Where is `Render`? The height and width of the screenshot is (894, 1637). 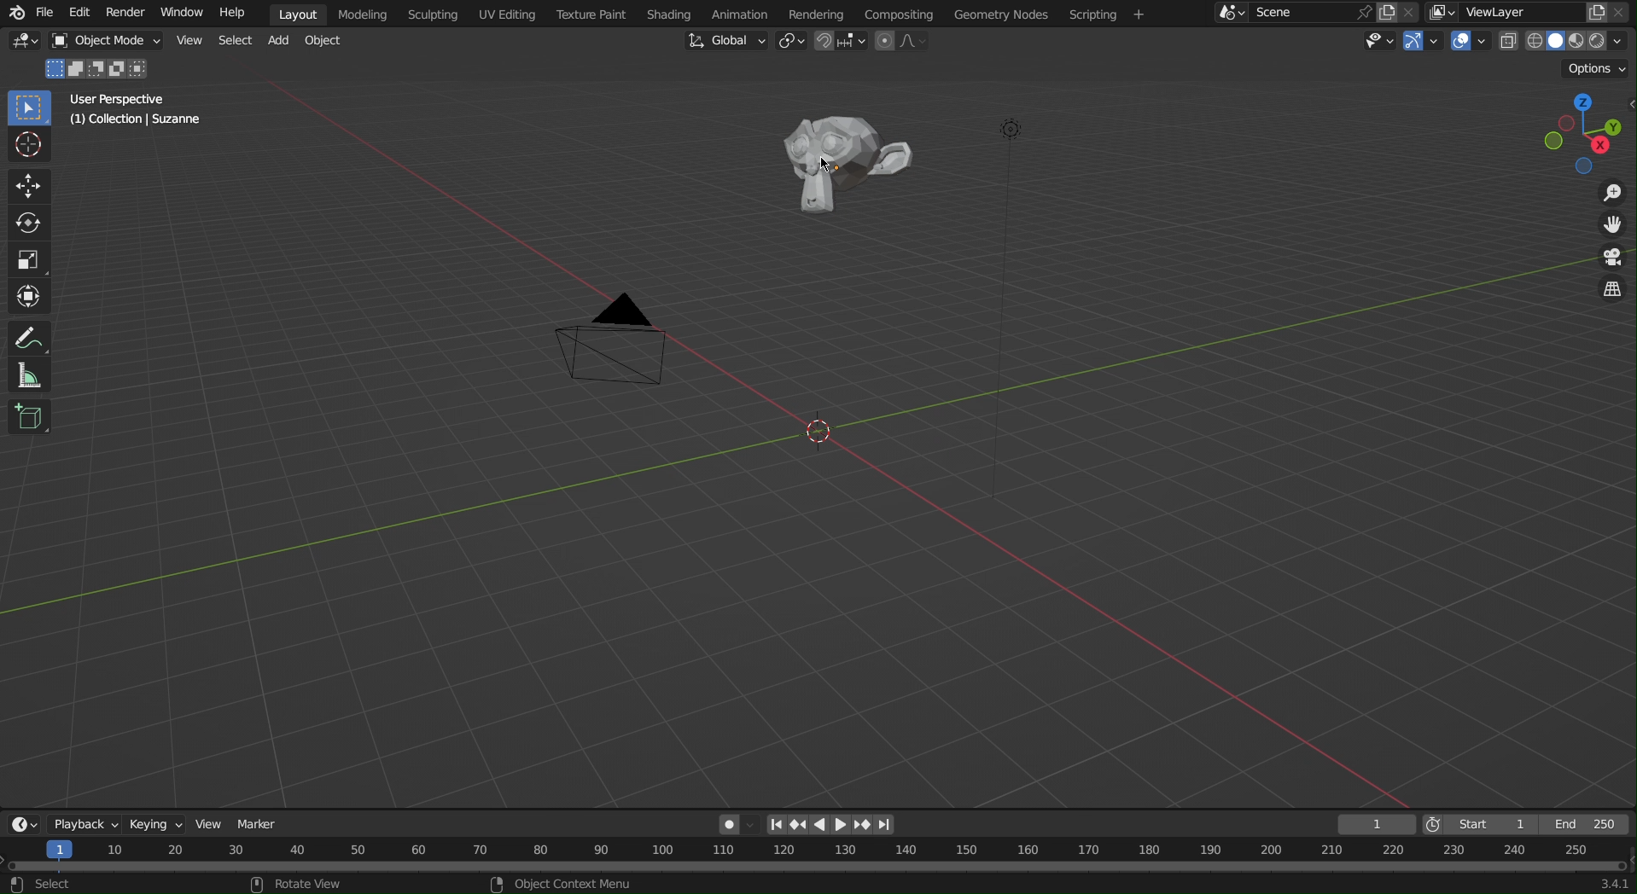 Render is located at coordinates (127, 15).